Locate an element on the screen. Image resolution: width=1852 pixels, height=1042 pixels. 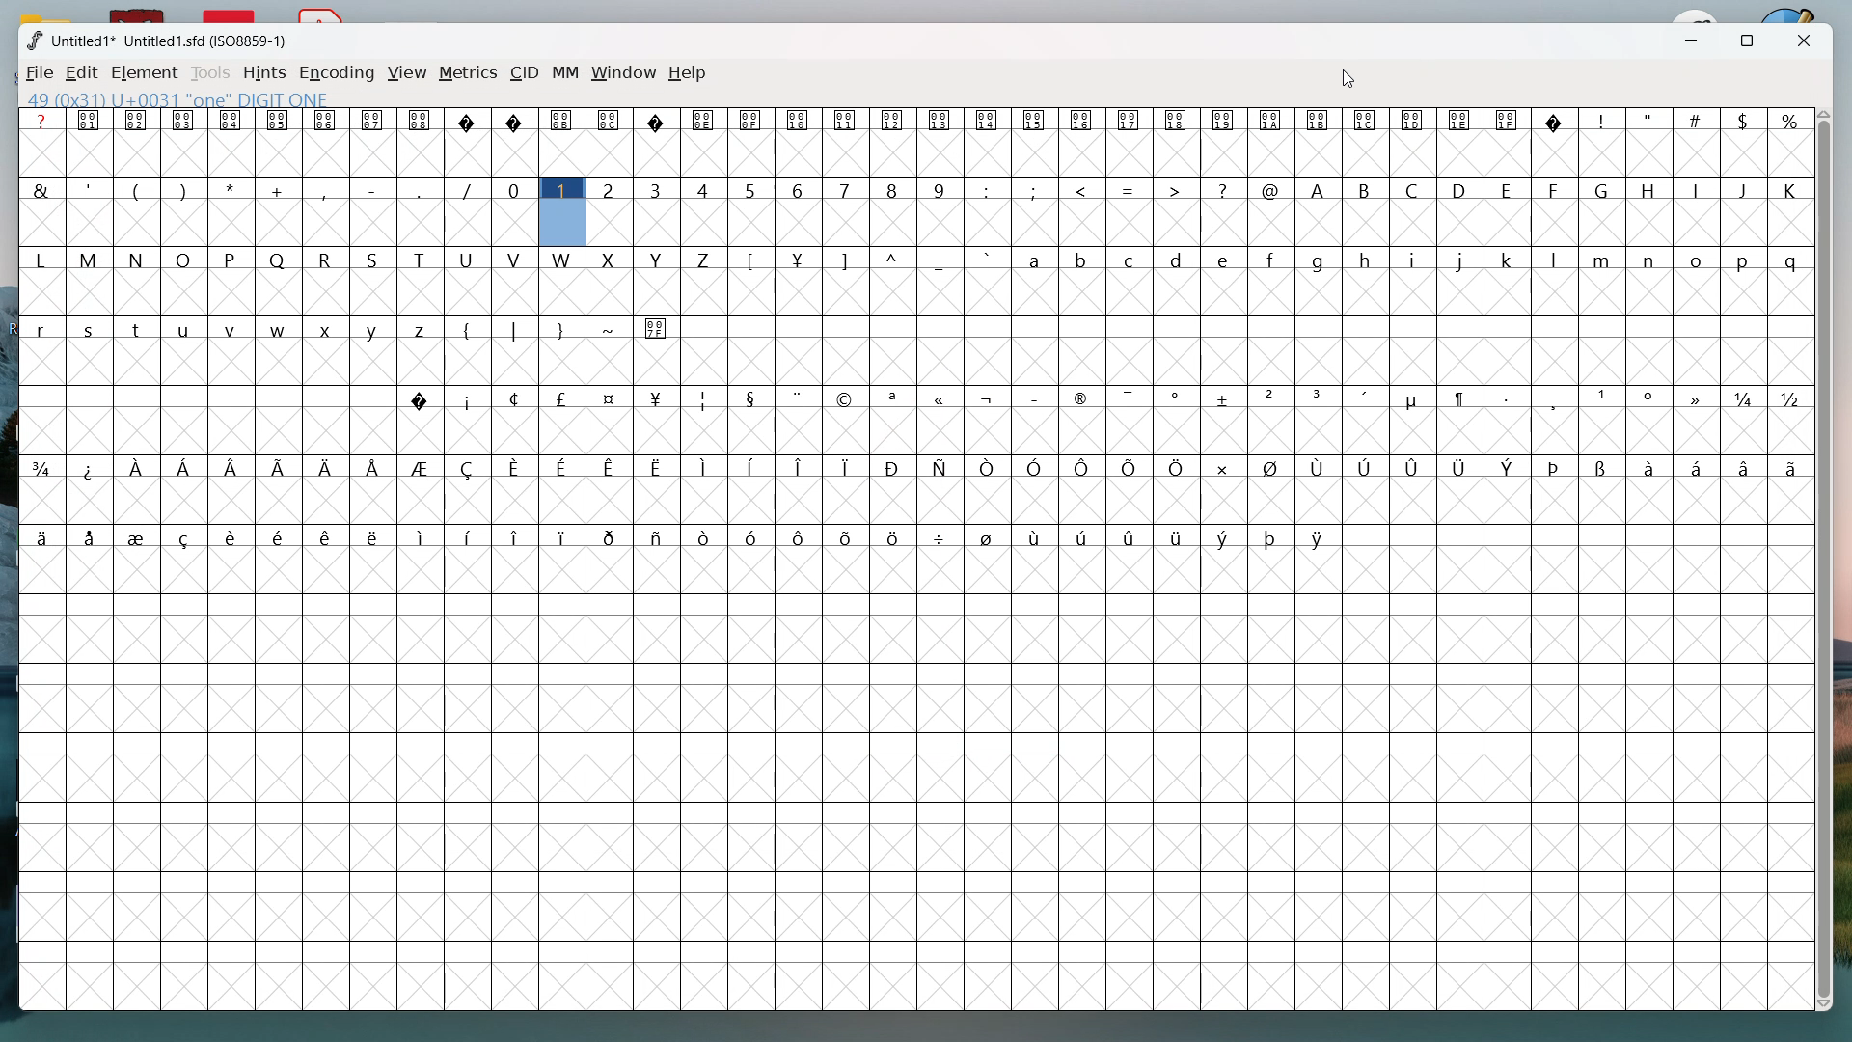
} is located at coordinates (561, 331).